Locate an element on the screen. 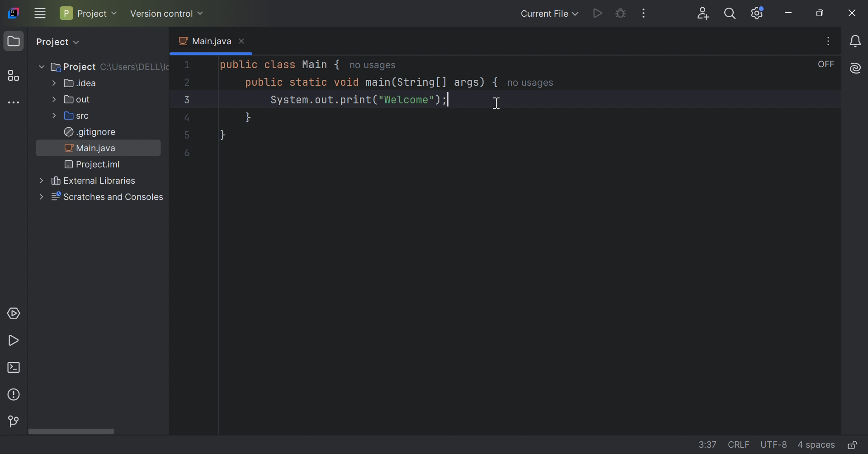 The width and height of the screenshot is (868, 454). Problems is located at coordinates (15, 396).